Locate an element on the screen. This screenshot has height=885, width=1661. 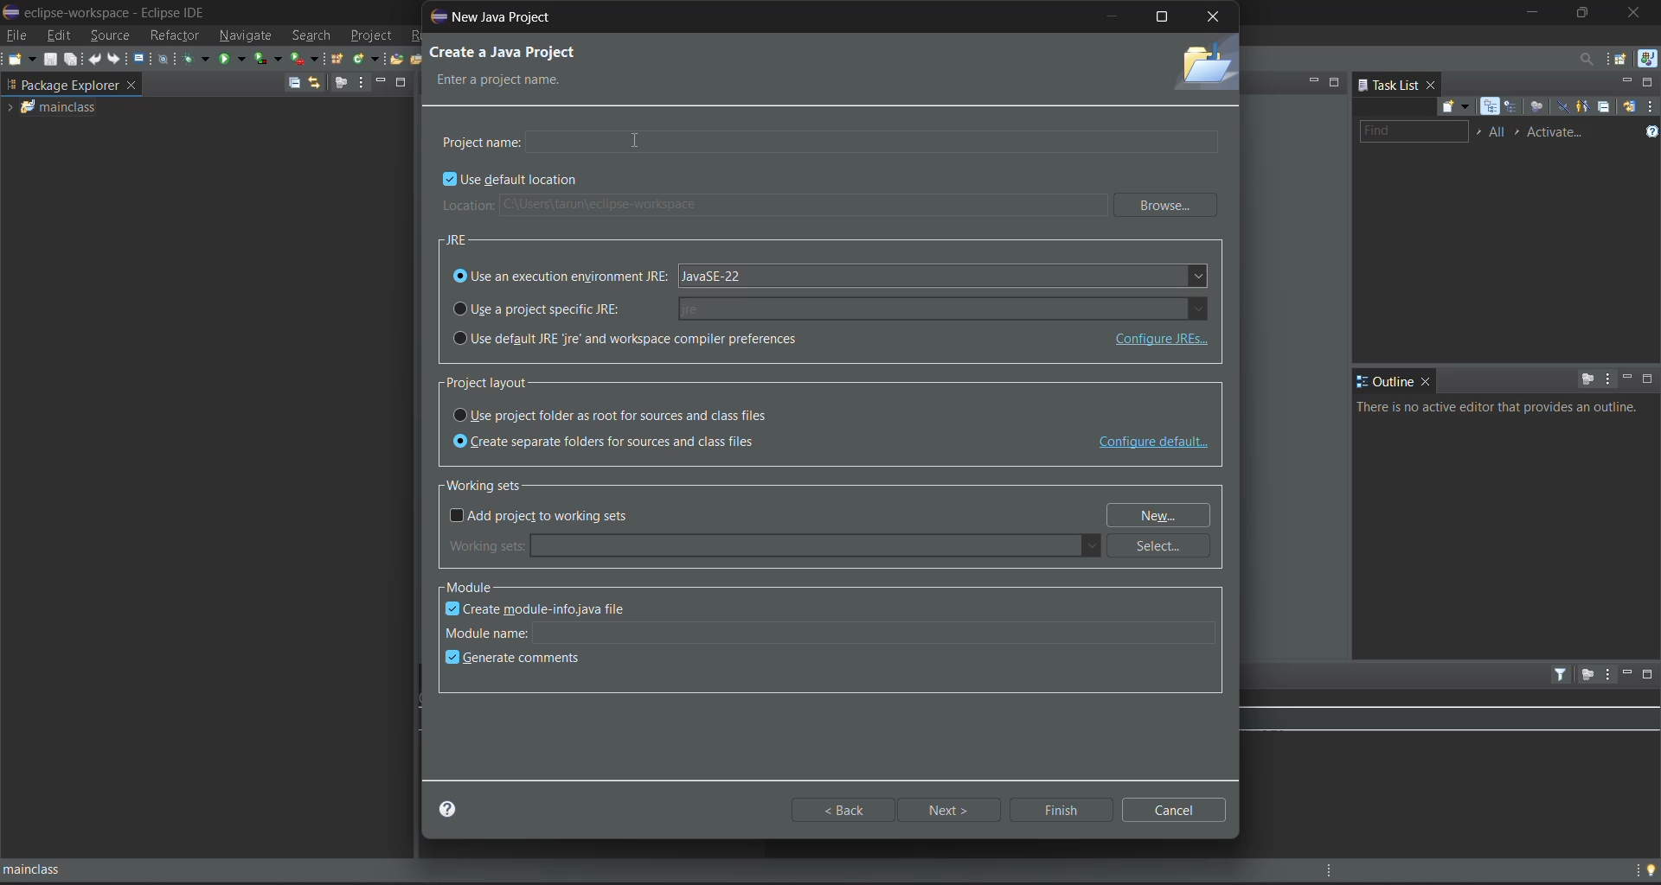
select working set is located at coordinates (1478, 131).